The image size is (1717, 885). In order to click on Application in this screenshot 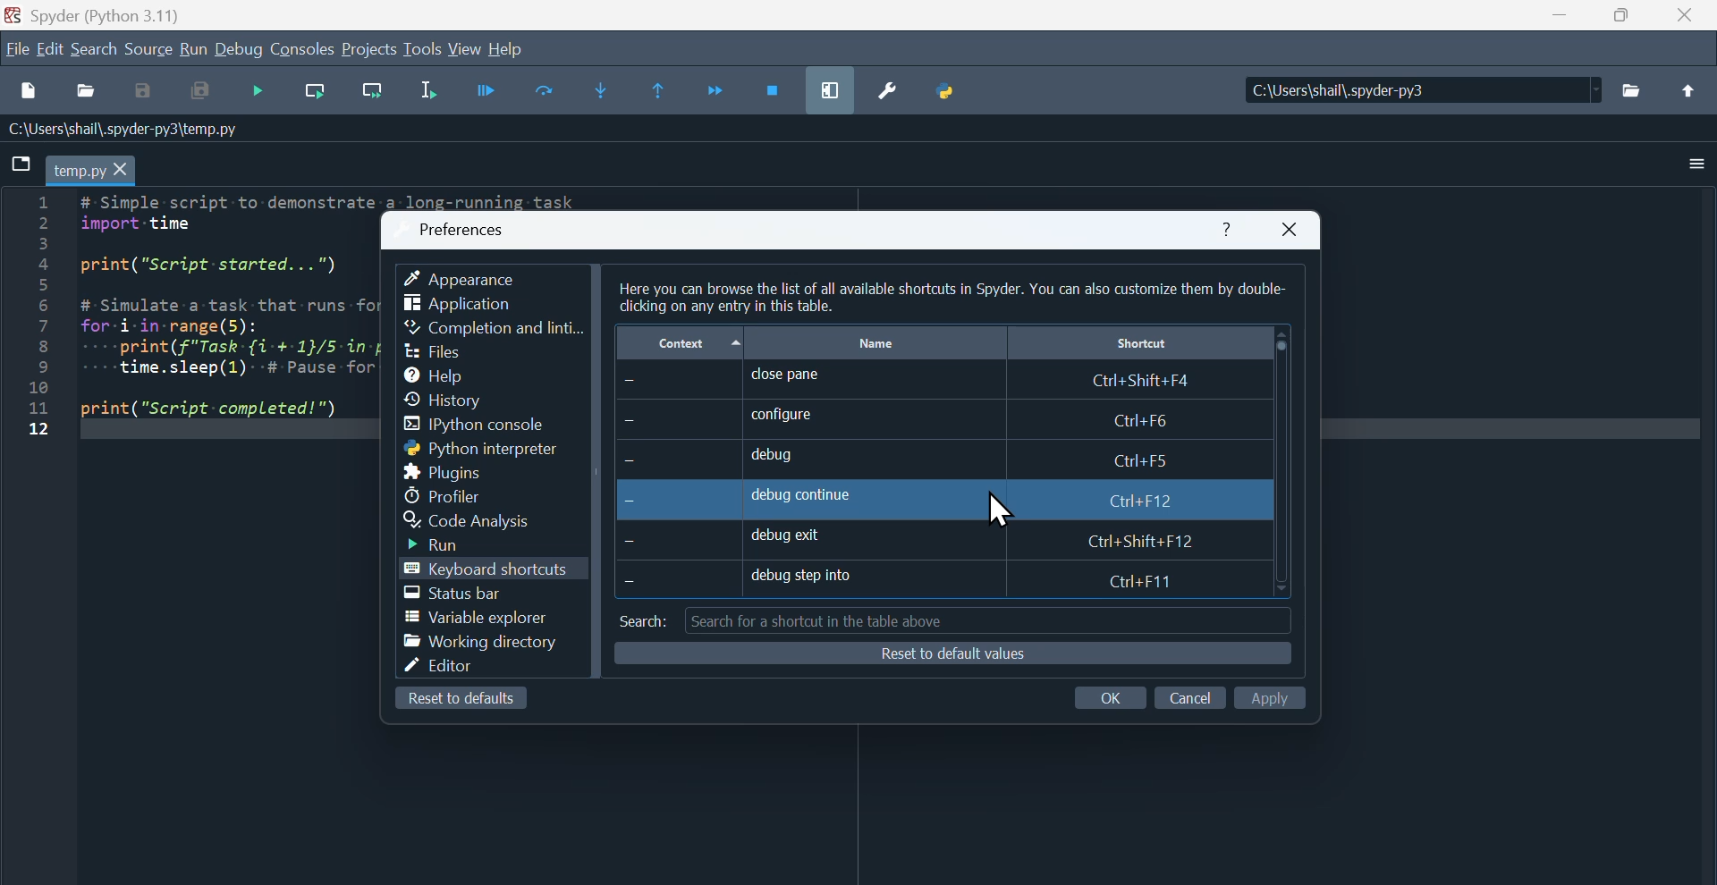, I will do `click(460, 305)`.